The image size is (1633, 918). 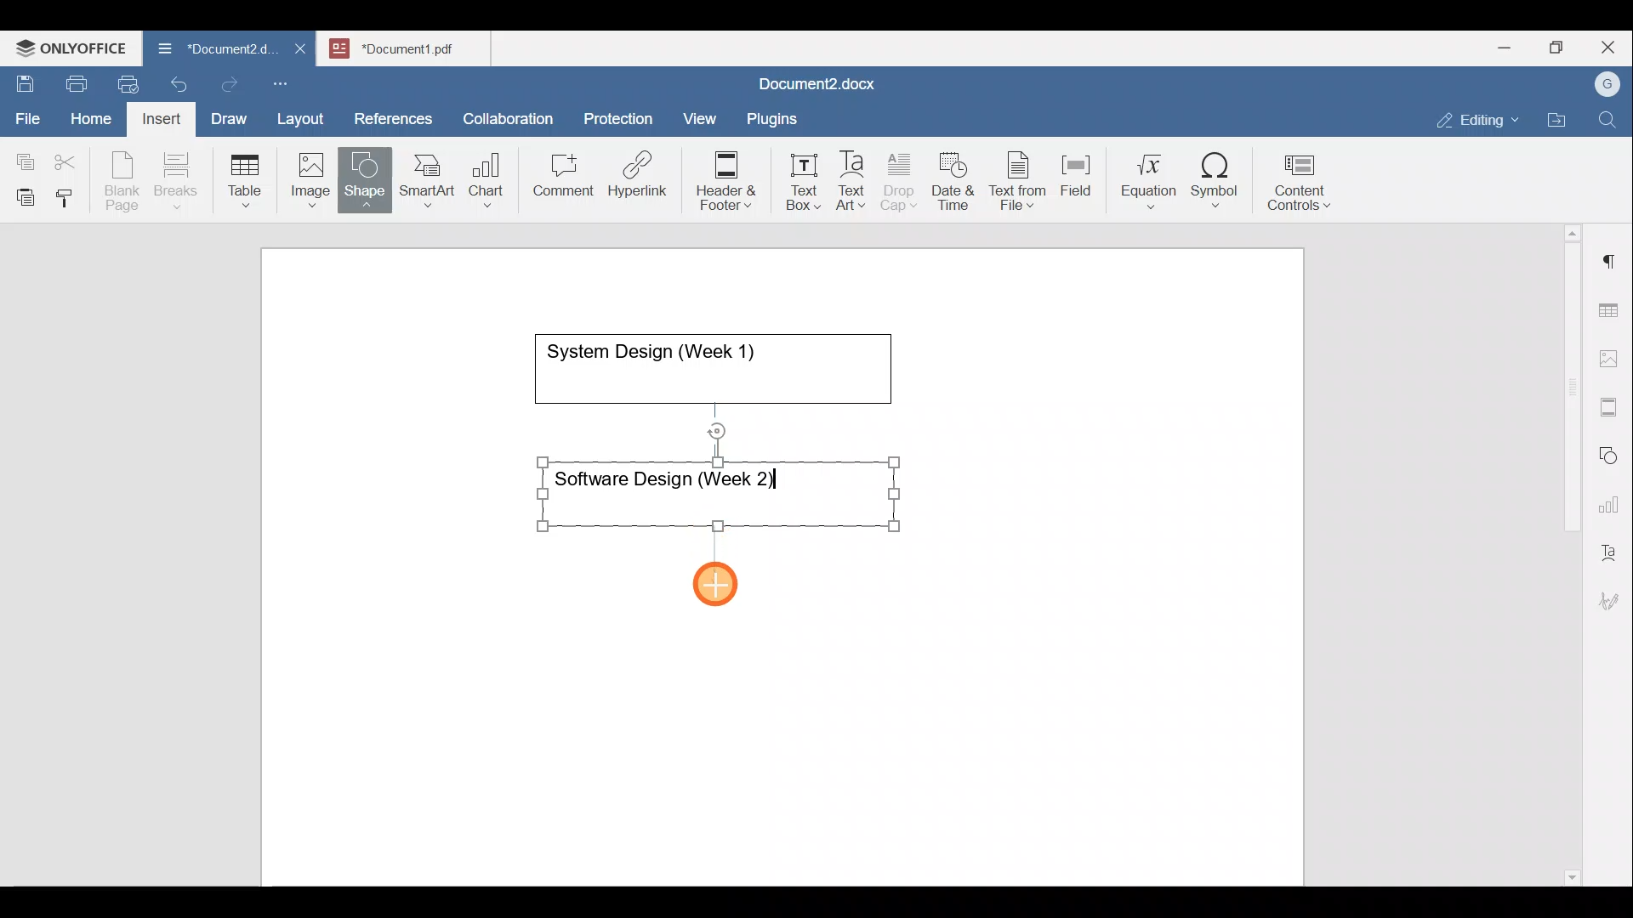 What do you see at coordinates (852, 181) in the screenshot?
I see `Text Art` at bounding box center [852, 181].